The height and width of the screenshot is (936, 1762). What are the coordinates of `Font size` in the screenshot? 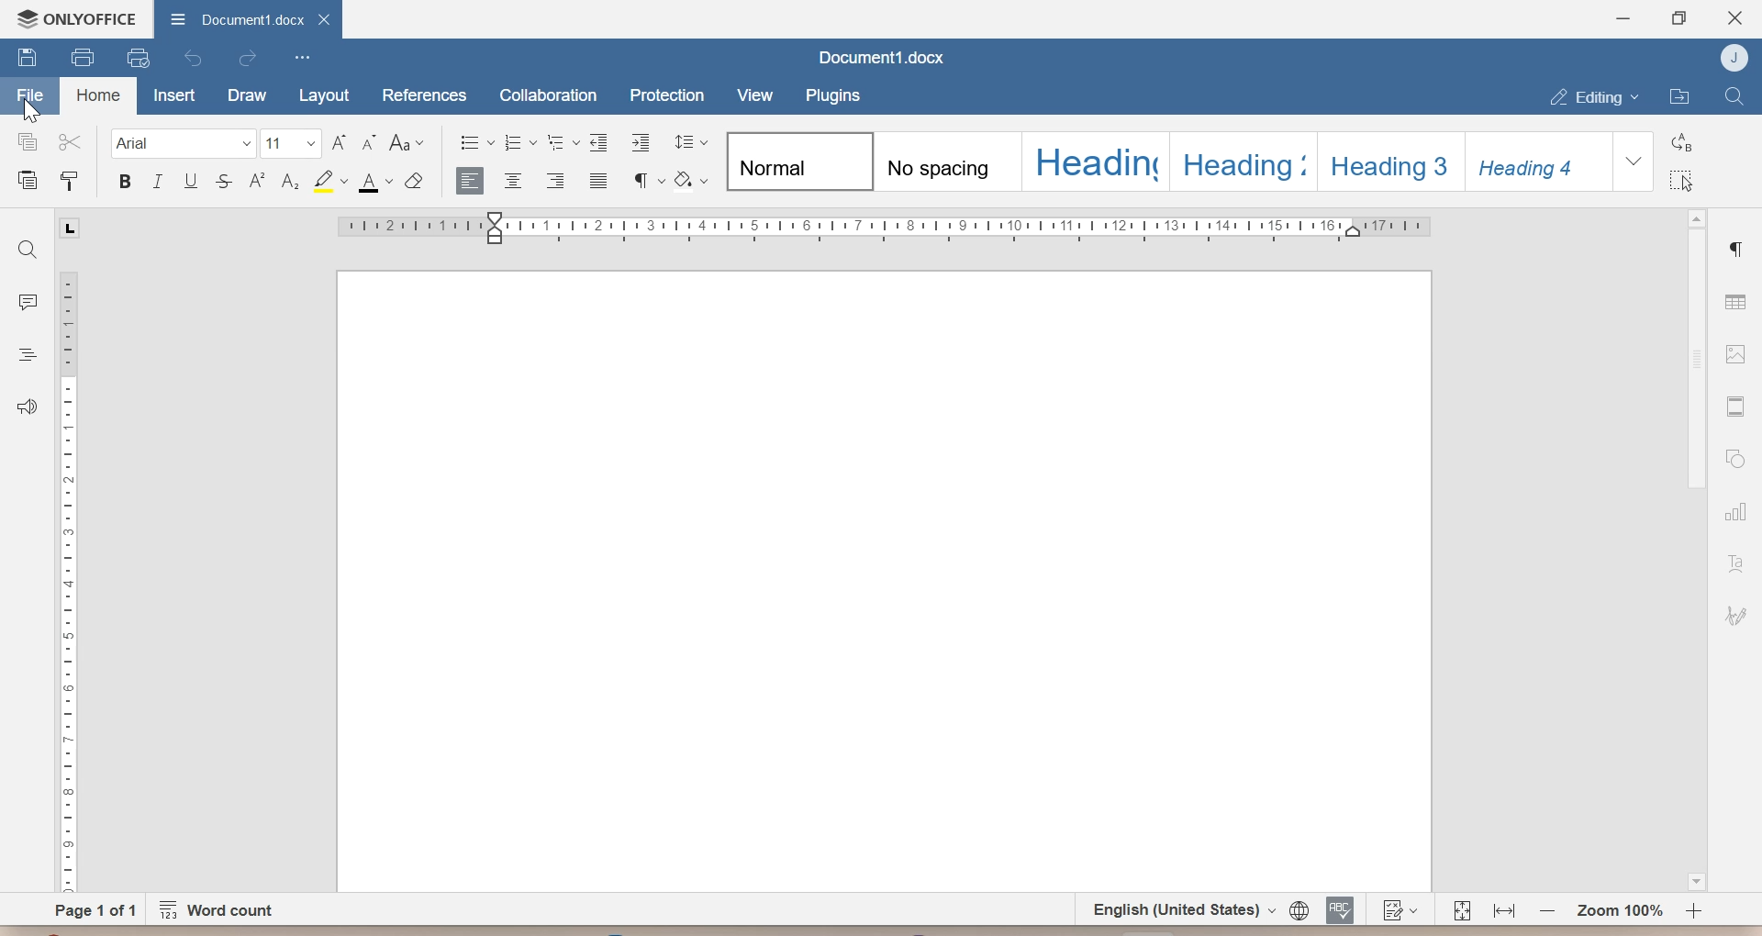 It's located at (292, 146).